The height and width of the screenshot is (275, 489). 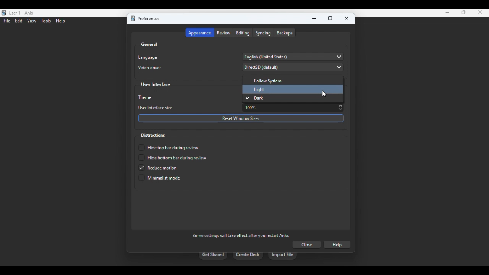 What do you see at coordinates (314, 19) in the screenshot?
I see `minimize` at bounding box center [314, 19].